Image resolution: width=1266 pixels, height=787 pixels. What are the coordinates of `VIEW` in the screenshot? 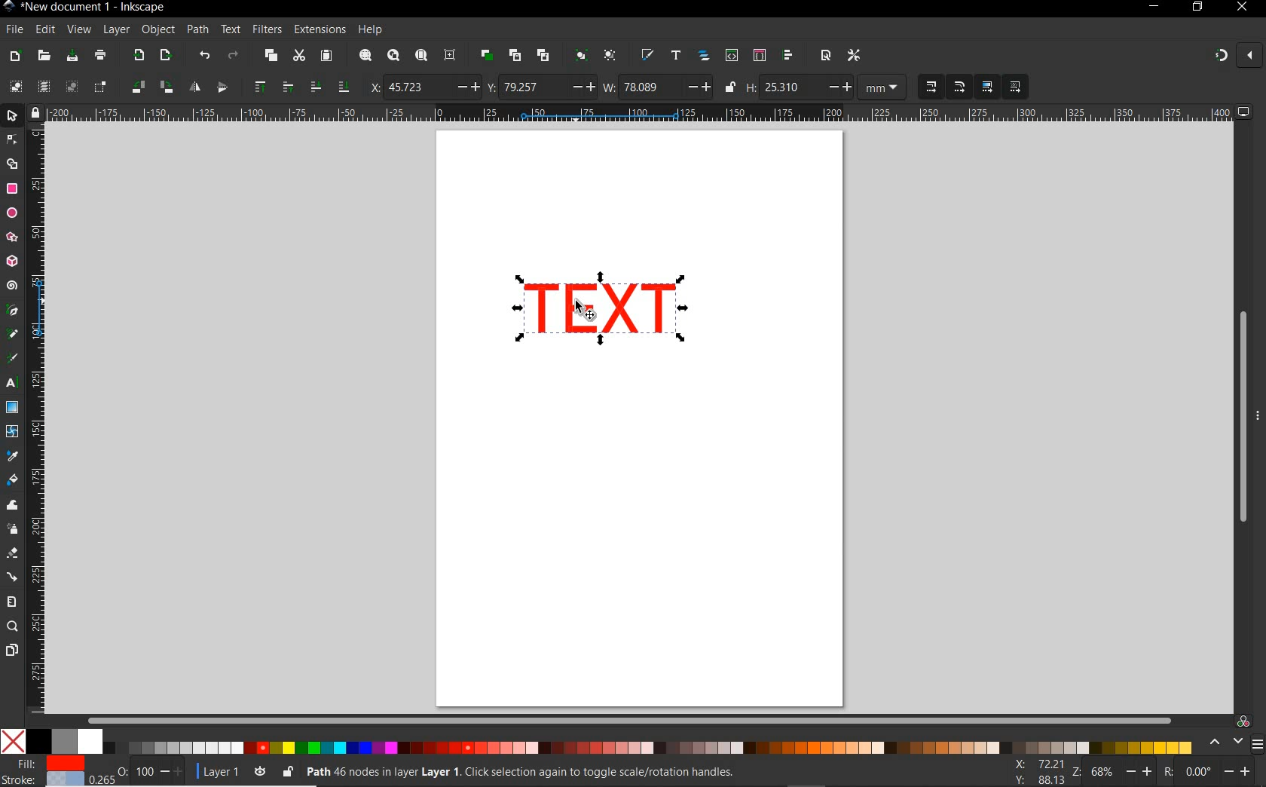 It's located at (78, 30).